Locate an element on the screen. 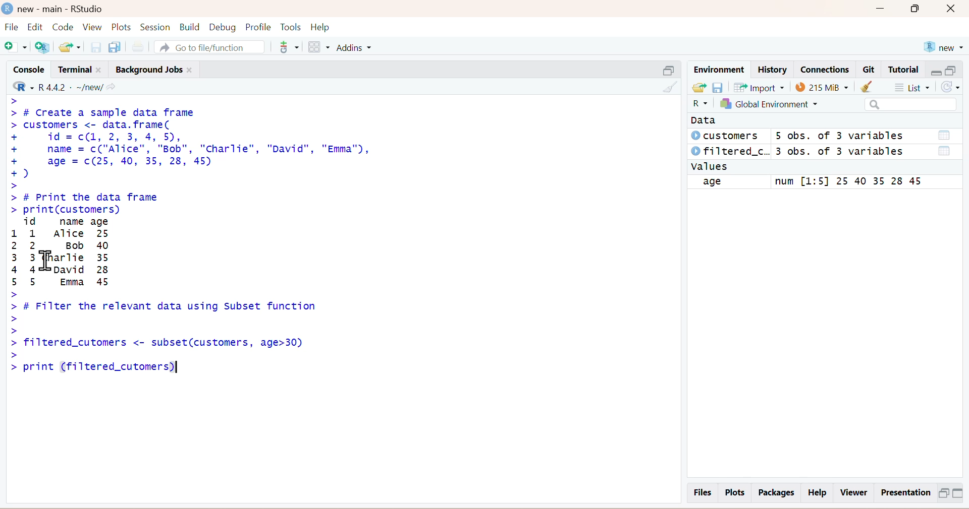 The width and height of the screenshot is (969, 509). >
> # Create a sample data frame
customers <- data. frame(
id = c(1, 2, 3, 4, 5),
name = c("Alice", "Bob", "Charlie", "David", "Emma"),
age = c(25, 40, 35, 28, 45)
)
# Print the data frame
print(customers) is located at coordinates (208, 154).